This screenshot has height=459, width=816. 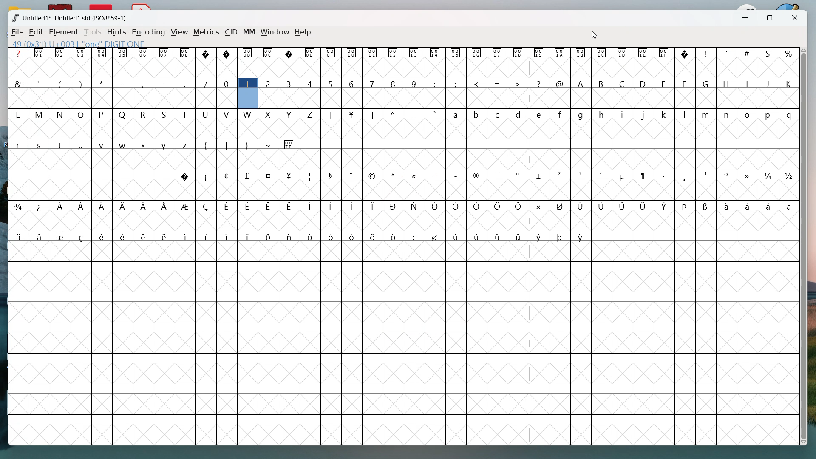 What do you see at coordinates (560, 52) in the screenshot?
I see `symbol` at bounding box center [560, 52].